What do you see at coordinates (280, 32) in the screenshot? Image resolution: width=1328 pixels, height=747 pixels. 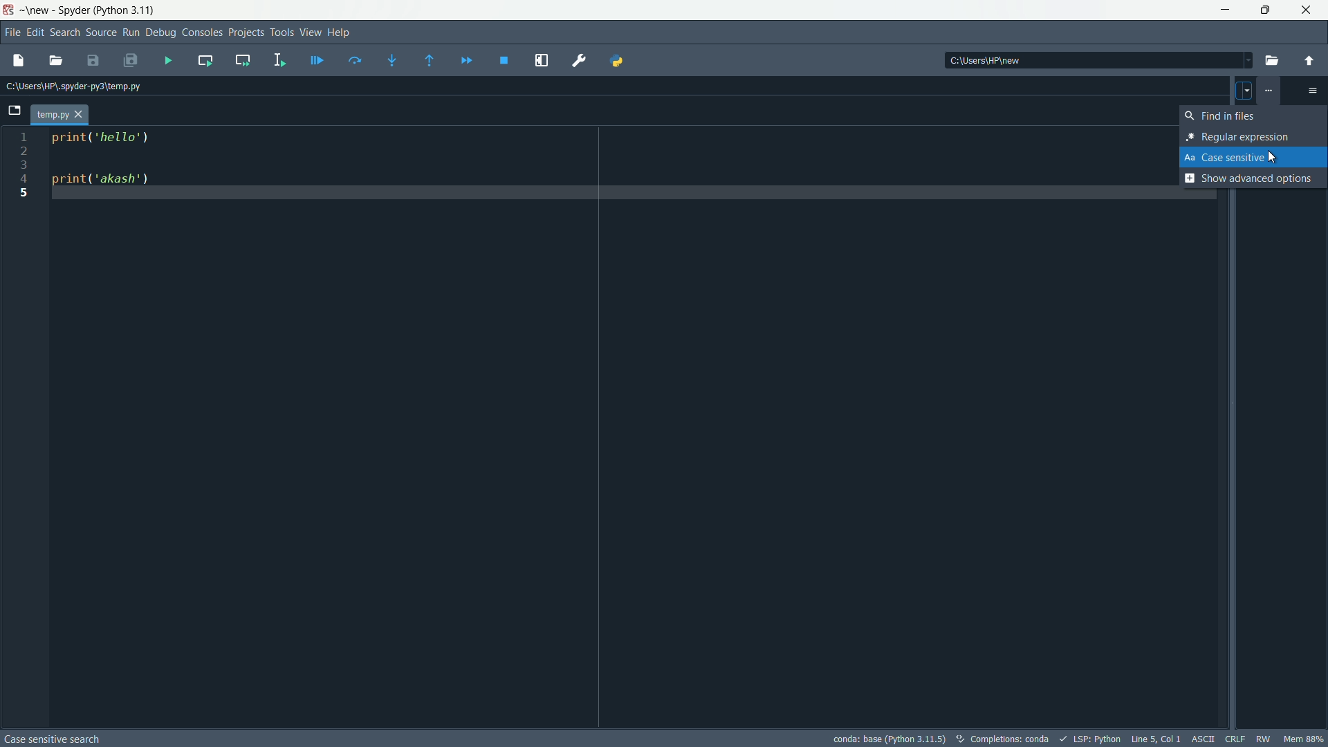 I see `Tools Menu` at bounding box center [280, 32].